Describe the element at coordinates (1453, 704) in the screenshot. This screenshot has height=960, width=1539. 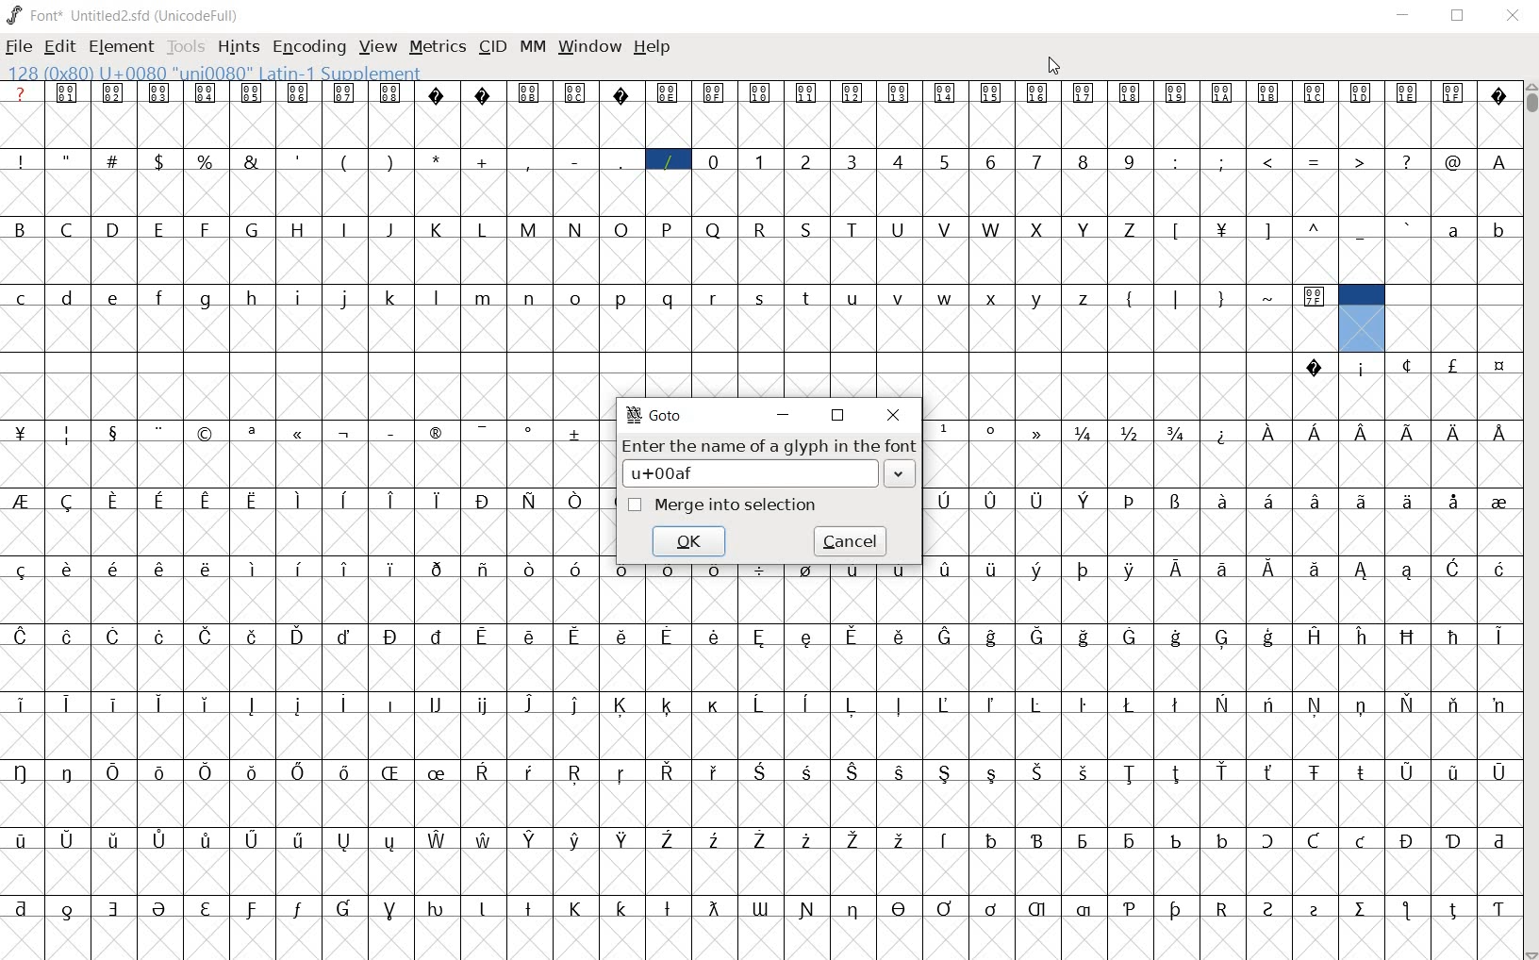
I see `Symbol` at that location.